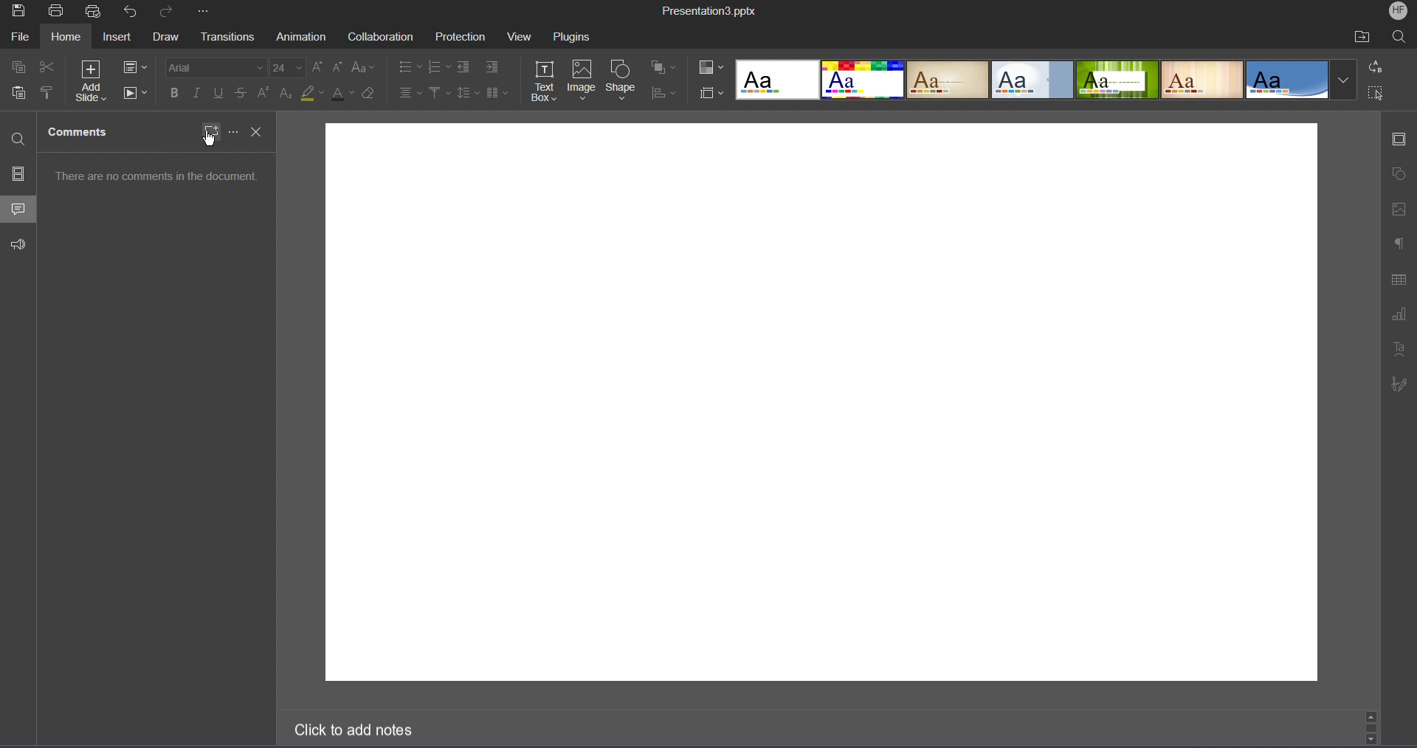 The width and height of the screenshot is (1417, 748). Describe the element at coordinates (362, 70) in the screenshot. I see `Text Case Settings` at that location.